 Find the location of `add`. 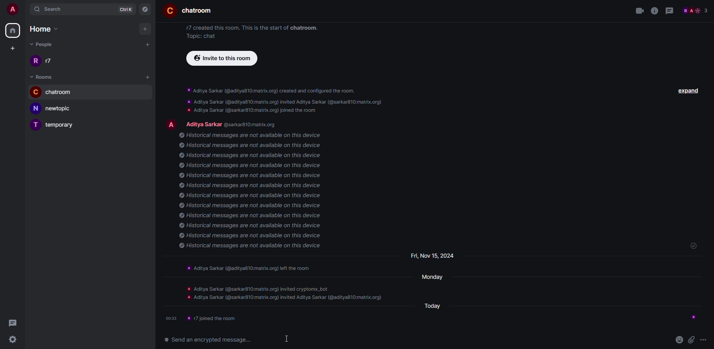

add is located at coordinates (149, 77).